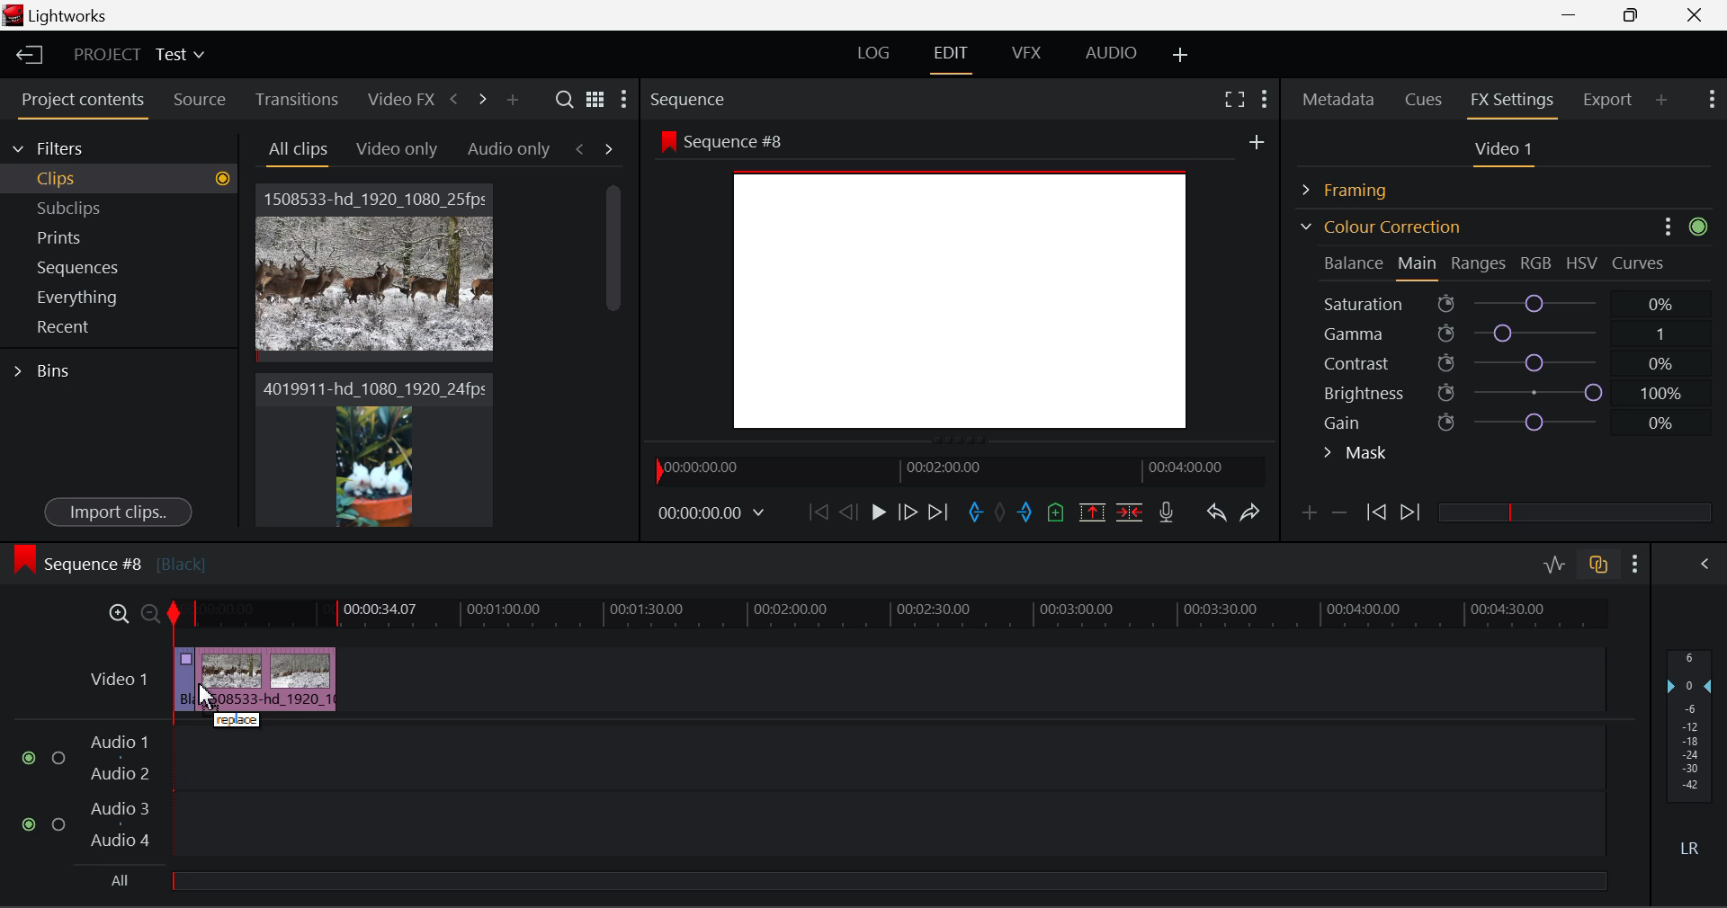  Describe the element at coordinates (83, 265) in the screenshot. I see `Sequences` at that location.